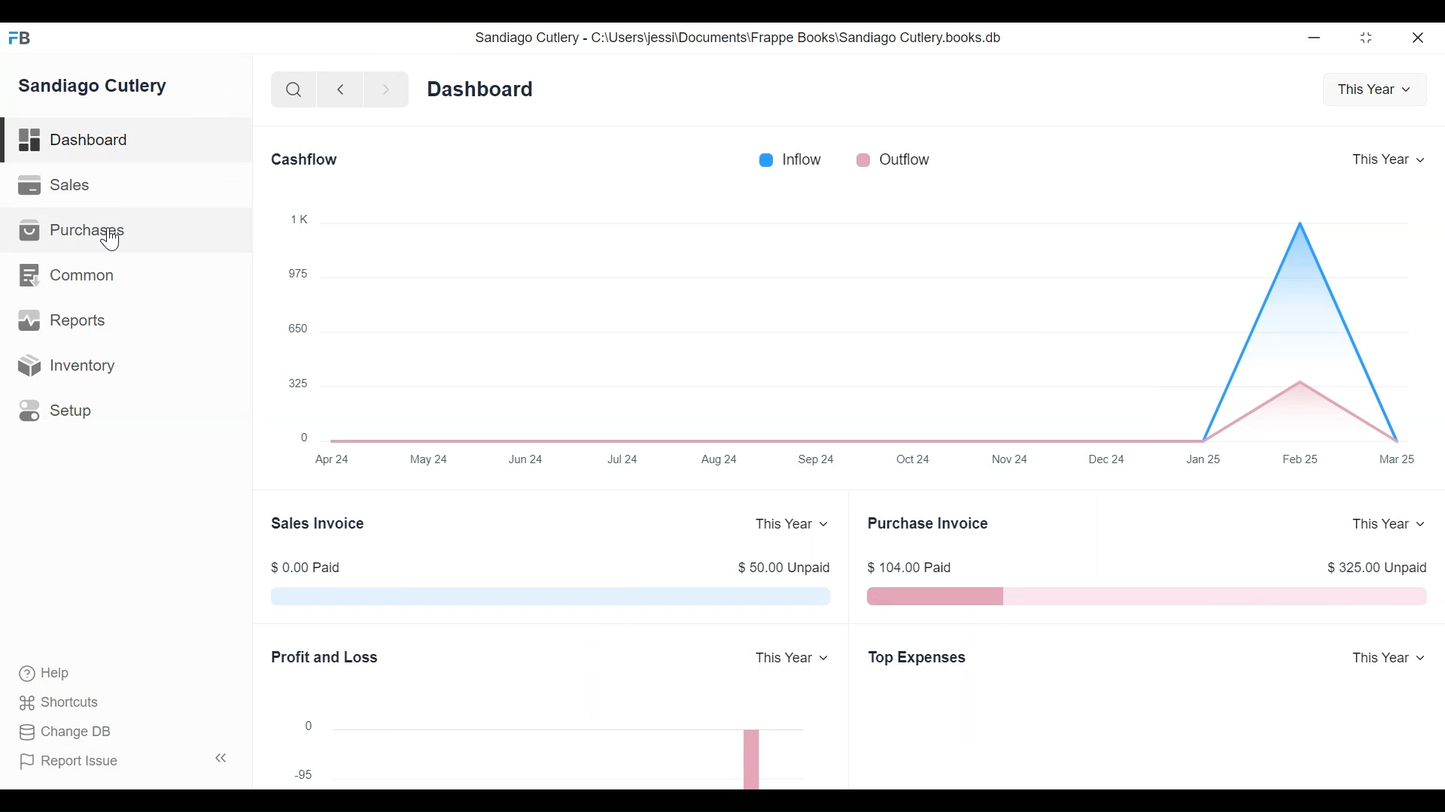  Describe the element at coordinates (1419, 41) in the screenshot. I see `close` at that location.